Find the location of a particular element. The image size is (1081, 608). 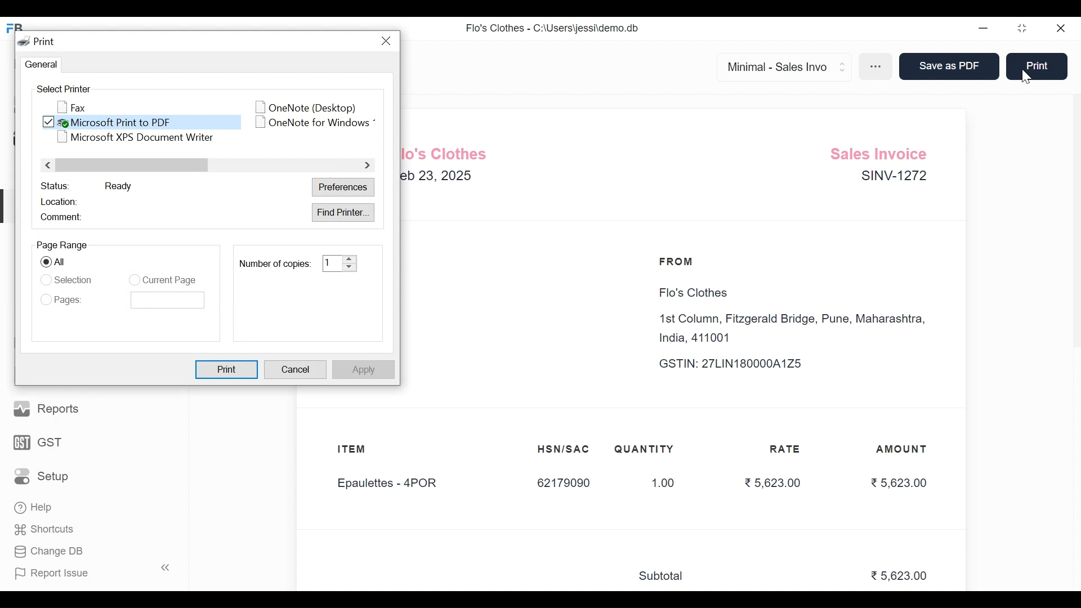

All is located at coordinates (65, 263).